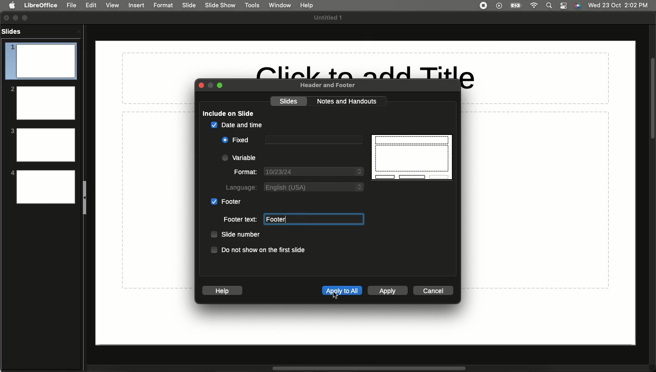 This screenshot has height=372, width=656. Describe the element at coordinates (14, 31) in the screenshot. I see `Slides` at that location.